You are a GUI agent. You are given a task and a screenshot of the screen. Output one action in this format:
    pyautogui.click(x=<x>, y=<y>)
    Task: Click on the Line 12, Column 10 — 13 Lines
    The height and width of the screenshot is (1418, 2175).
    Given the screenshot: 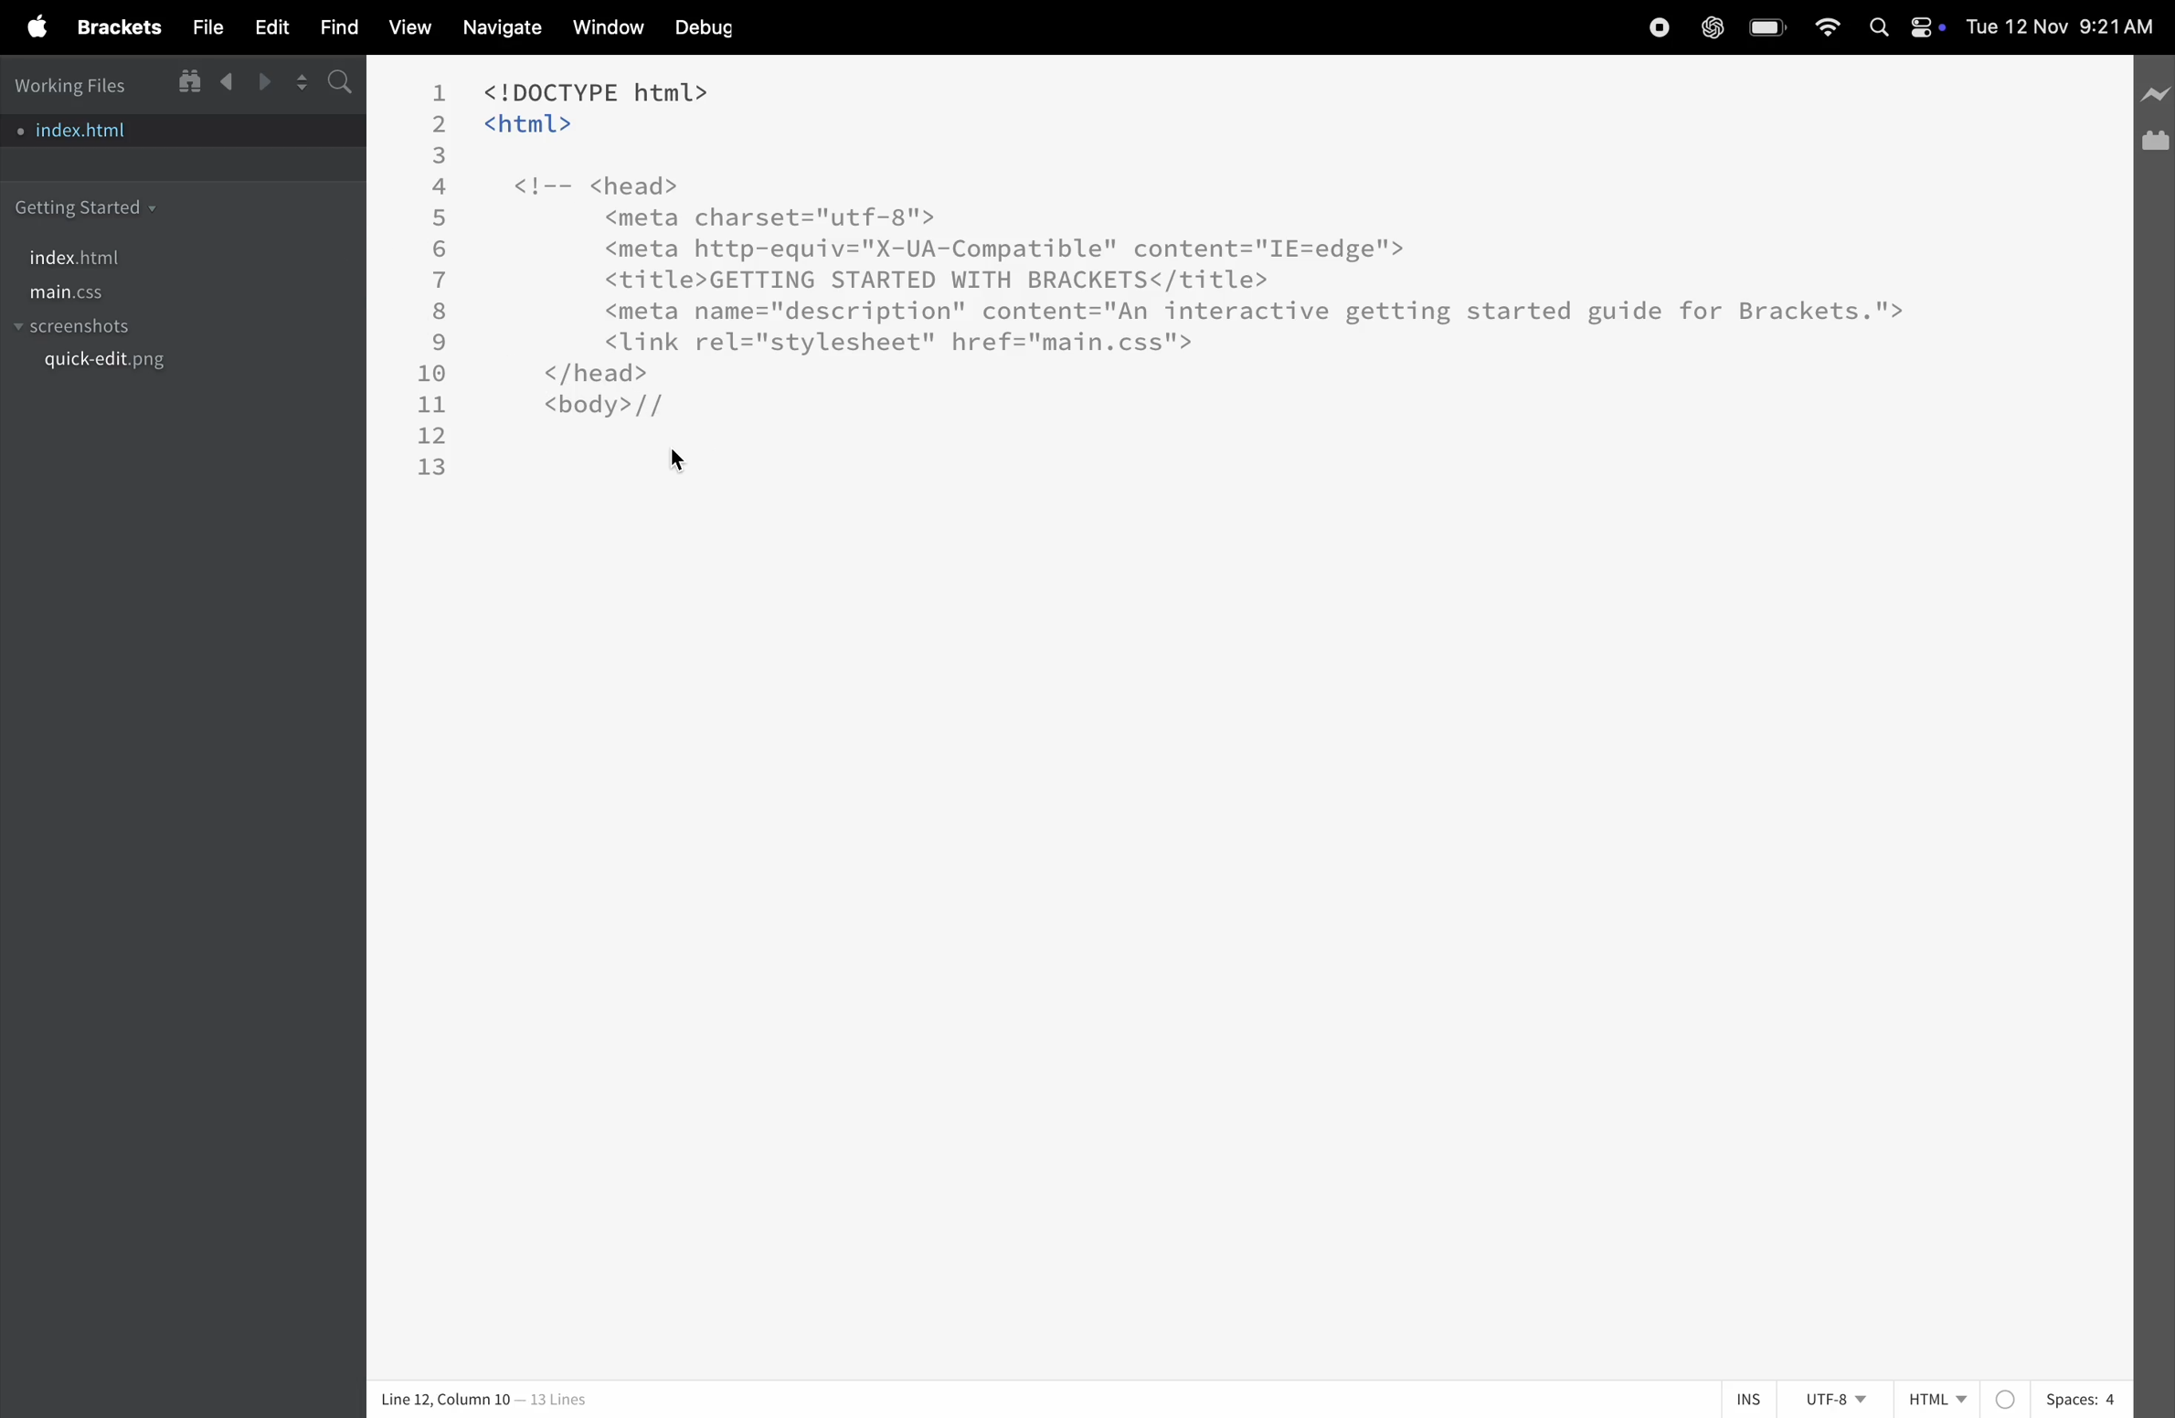 What is the action you would take?
    pyautogui.click(x=484, y=1400)
    